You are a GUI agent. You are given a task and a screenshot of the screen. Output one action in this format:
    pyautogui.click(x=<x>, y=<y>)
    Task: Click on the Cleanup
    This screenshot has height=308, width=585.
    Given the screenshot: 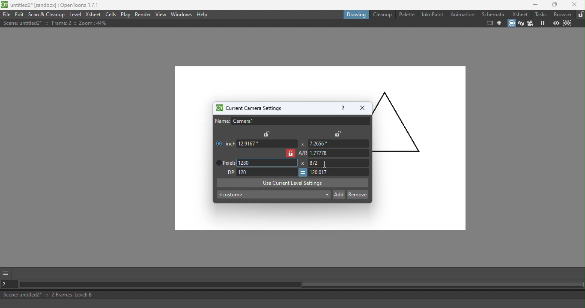 What is the action you would take?
    pyautogui.click(x=382, y=14)
    